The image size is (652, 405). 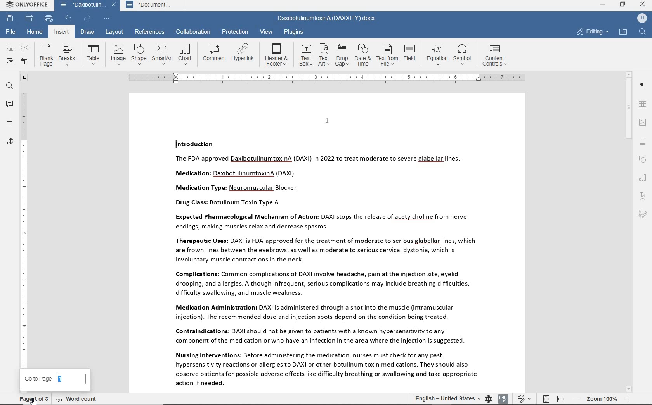 What do you see at coordinates (642, 19) in the screenshot?
I see `hp` at bounding box center [642, 19].